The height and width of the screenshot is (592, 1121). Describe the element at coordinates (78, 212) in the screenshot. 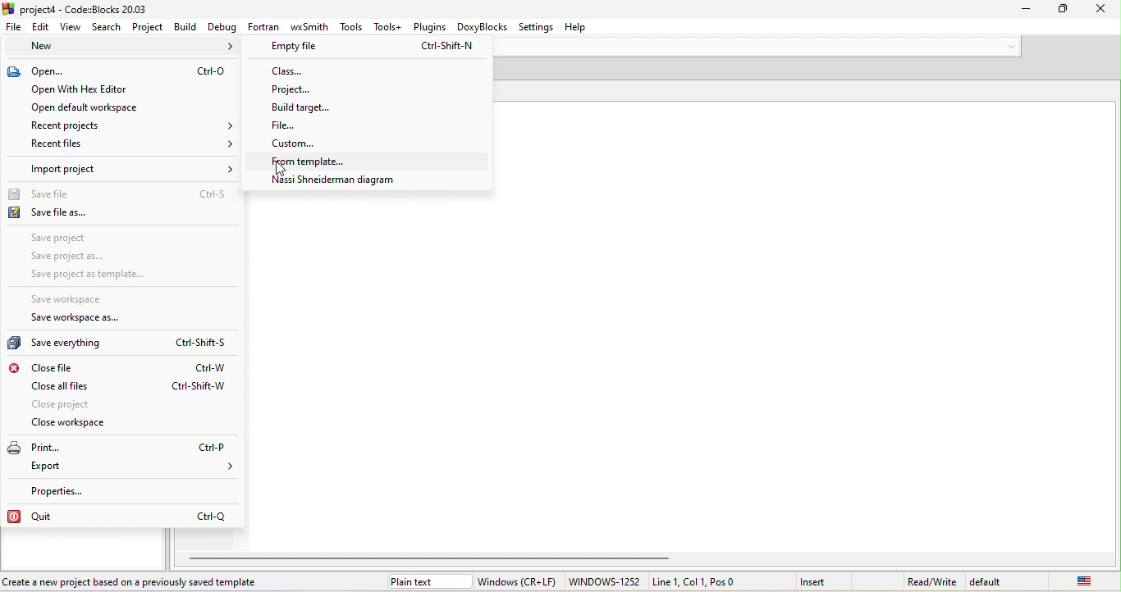

I see `save file as` at that location.